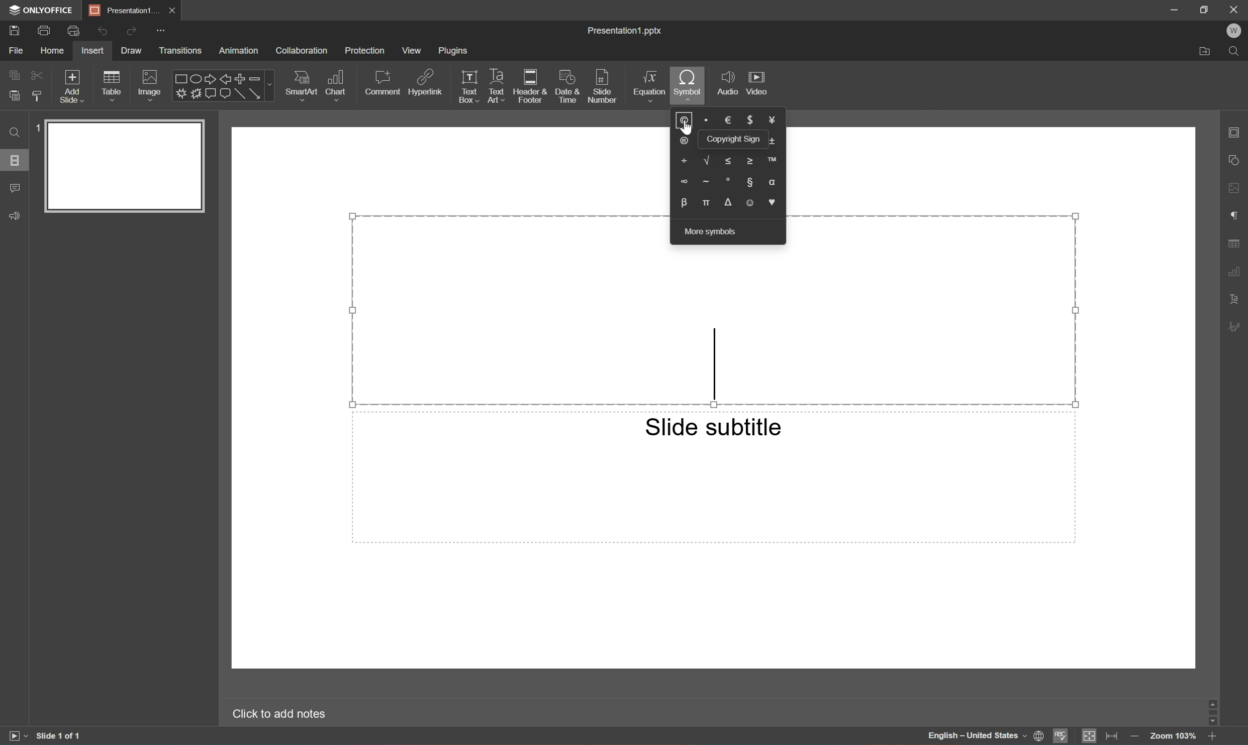  Describe the element at coordinates (1211, 712) in the screenshot. I see `Scroll Bar` at that location.